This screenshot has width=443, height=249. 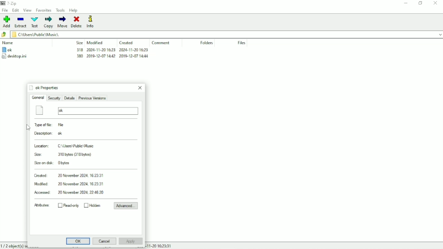 I want to click on Description, so click(x=51, y=134).